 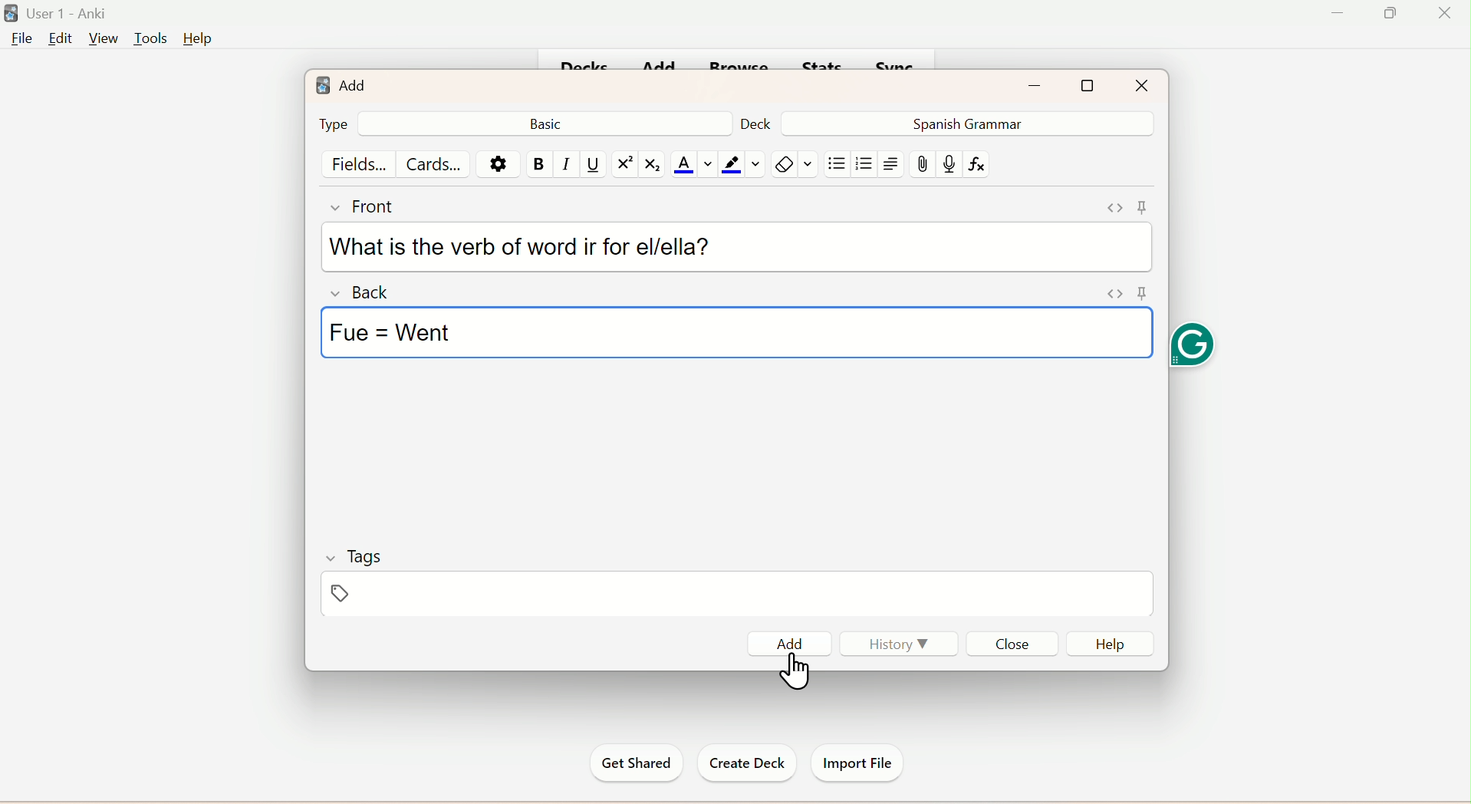 I want to click on Get Started, so click(x=638, y=763).